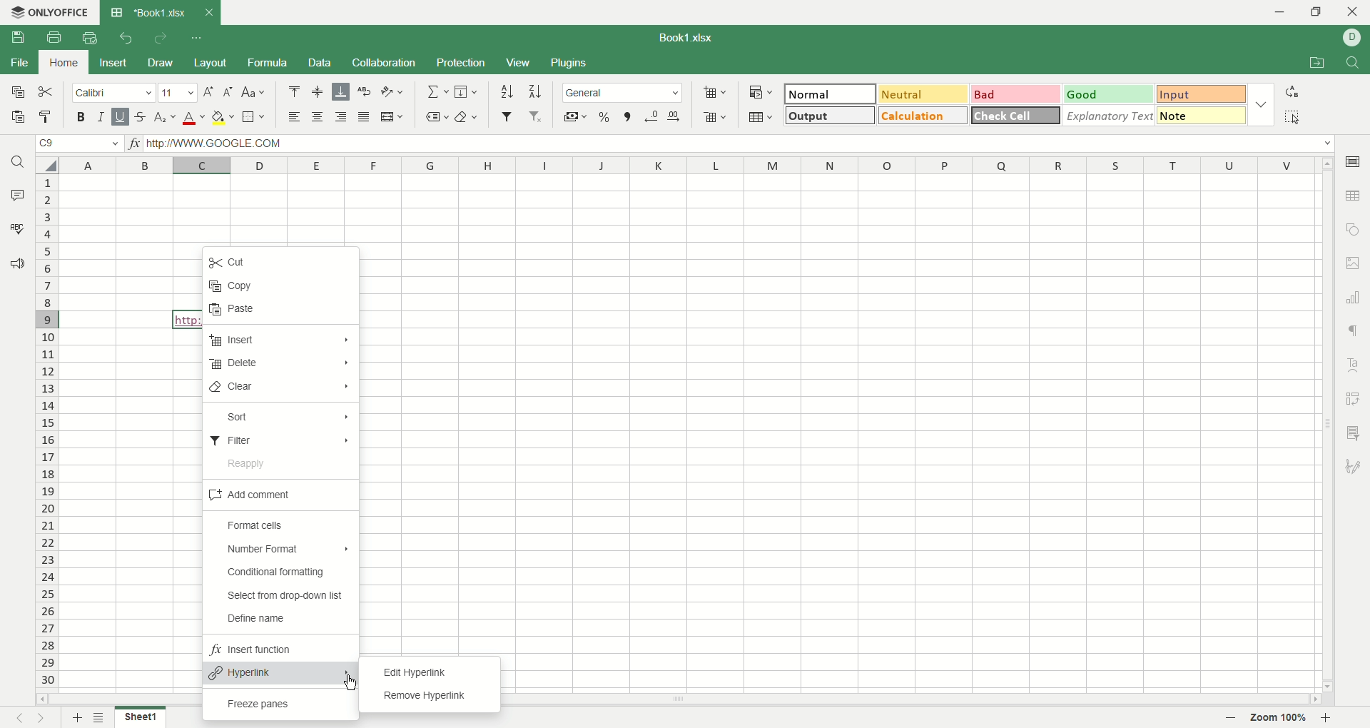 The width and height of the screenshot is (1370, 728). What do you see at coordinates (1354, 296) in the screenshot?
I see `chart settings` at bounding box center [1354, 296].